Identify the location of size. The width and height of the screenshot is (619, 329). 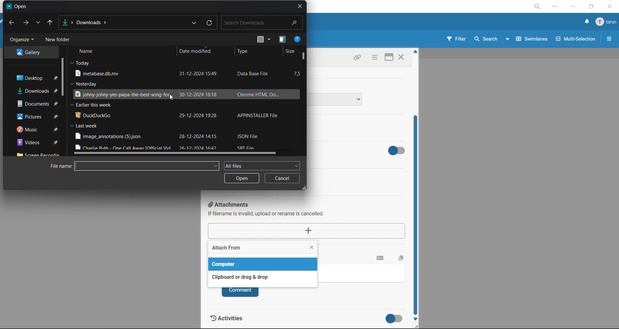
(290, 51).